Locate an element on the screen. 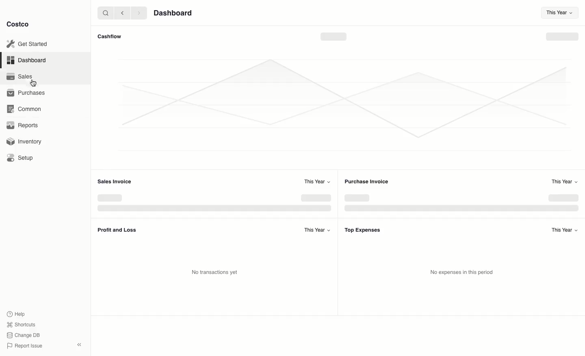  This Year is located at coordinates (557, 13).